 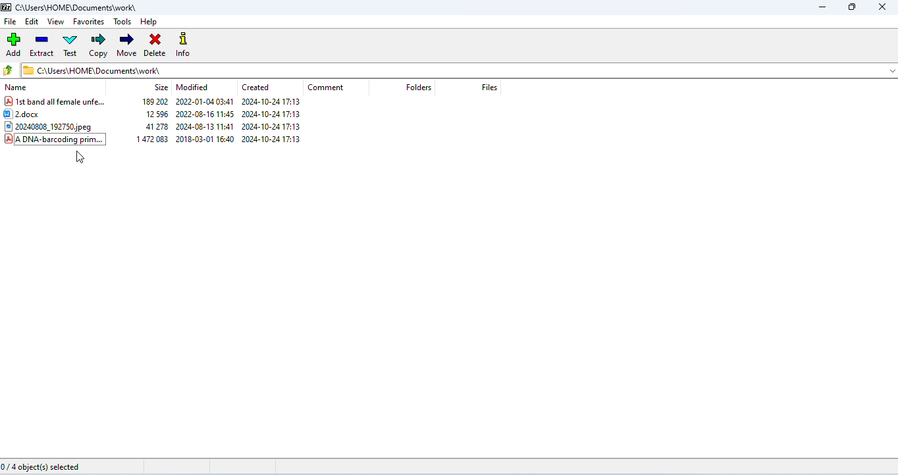 I want to click on extract, so click(x=41, y=45).